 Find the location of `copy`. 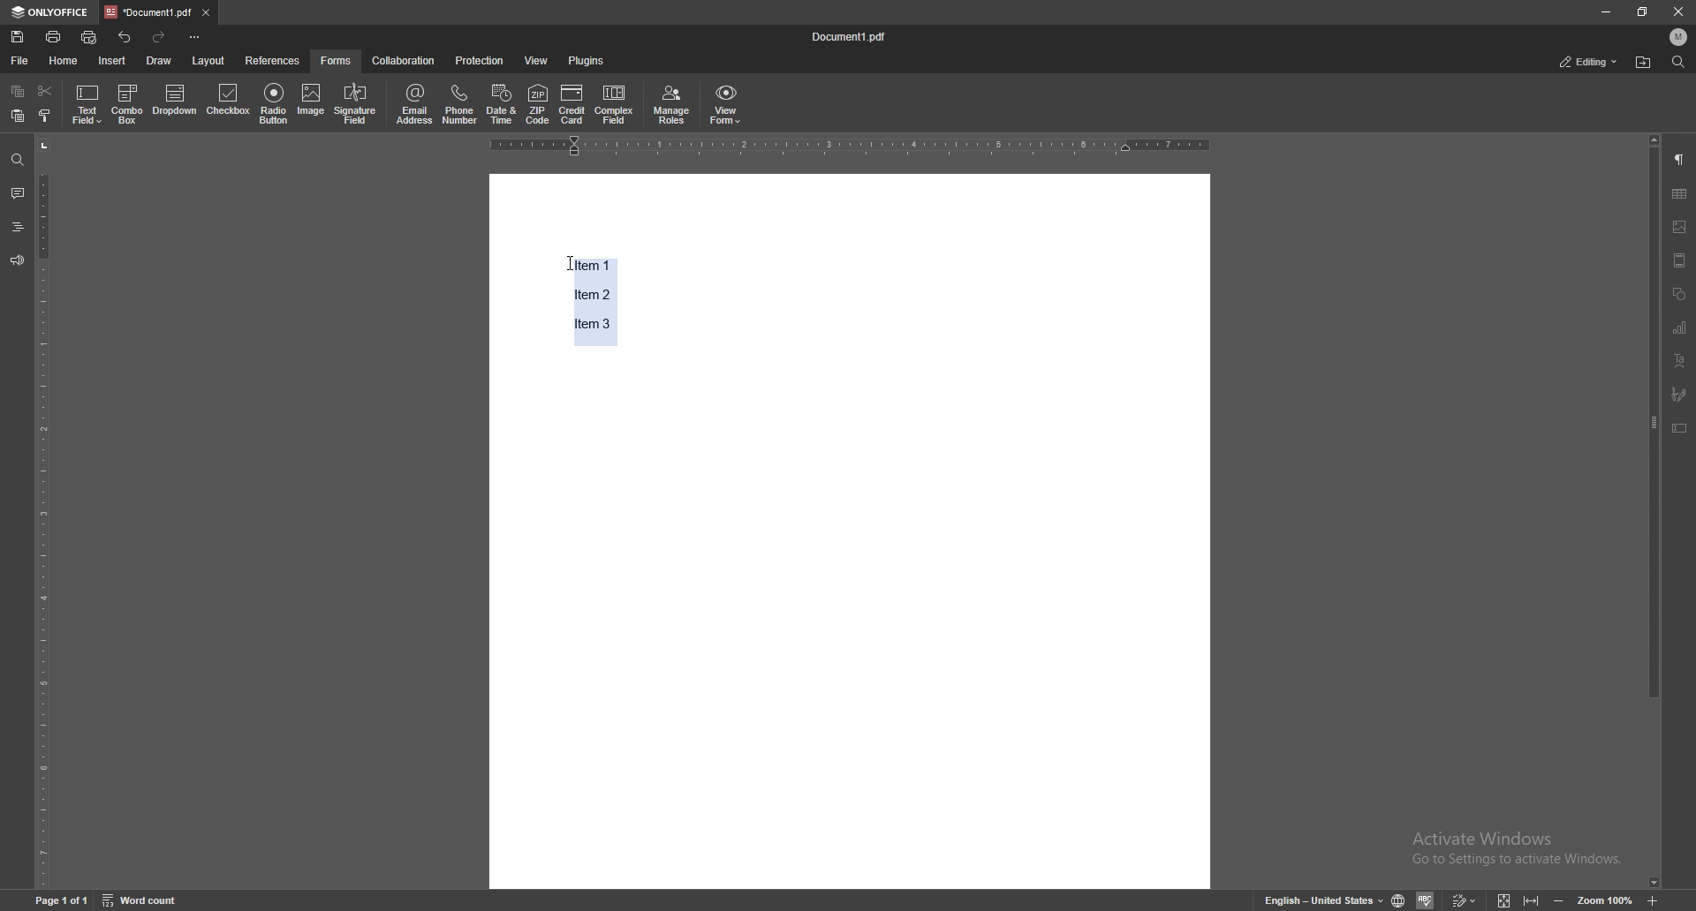

copy is located at coordinates (19, 91).